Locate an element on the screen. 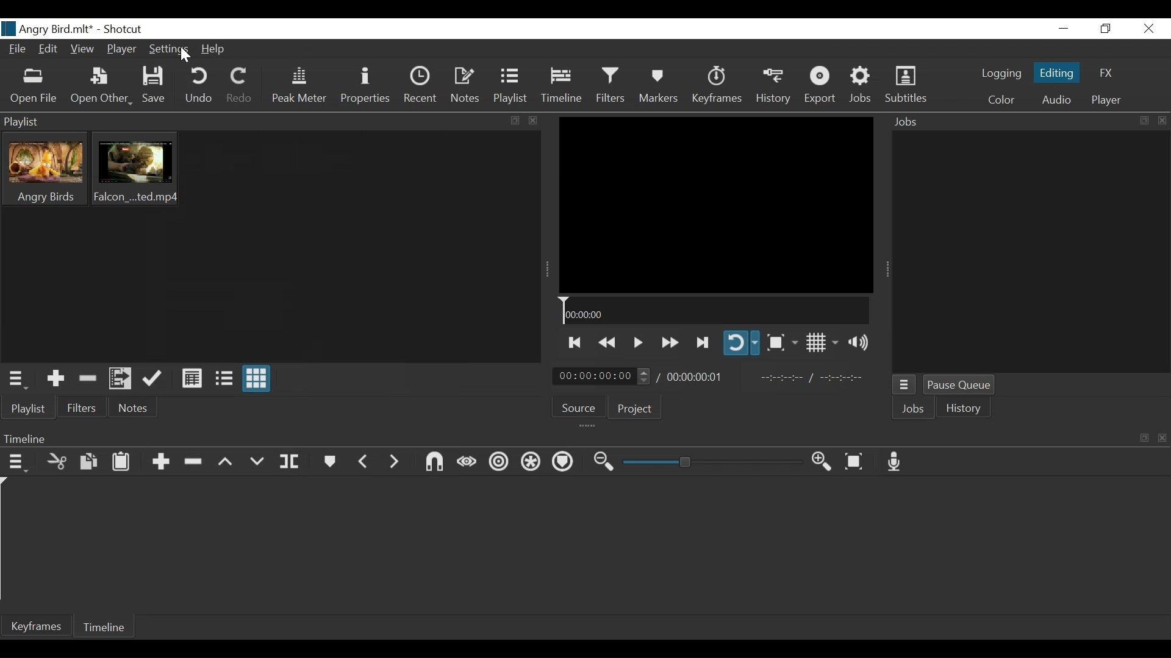  Notes is located at coordinates (131, 408).